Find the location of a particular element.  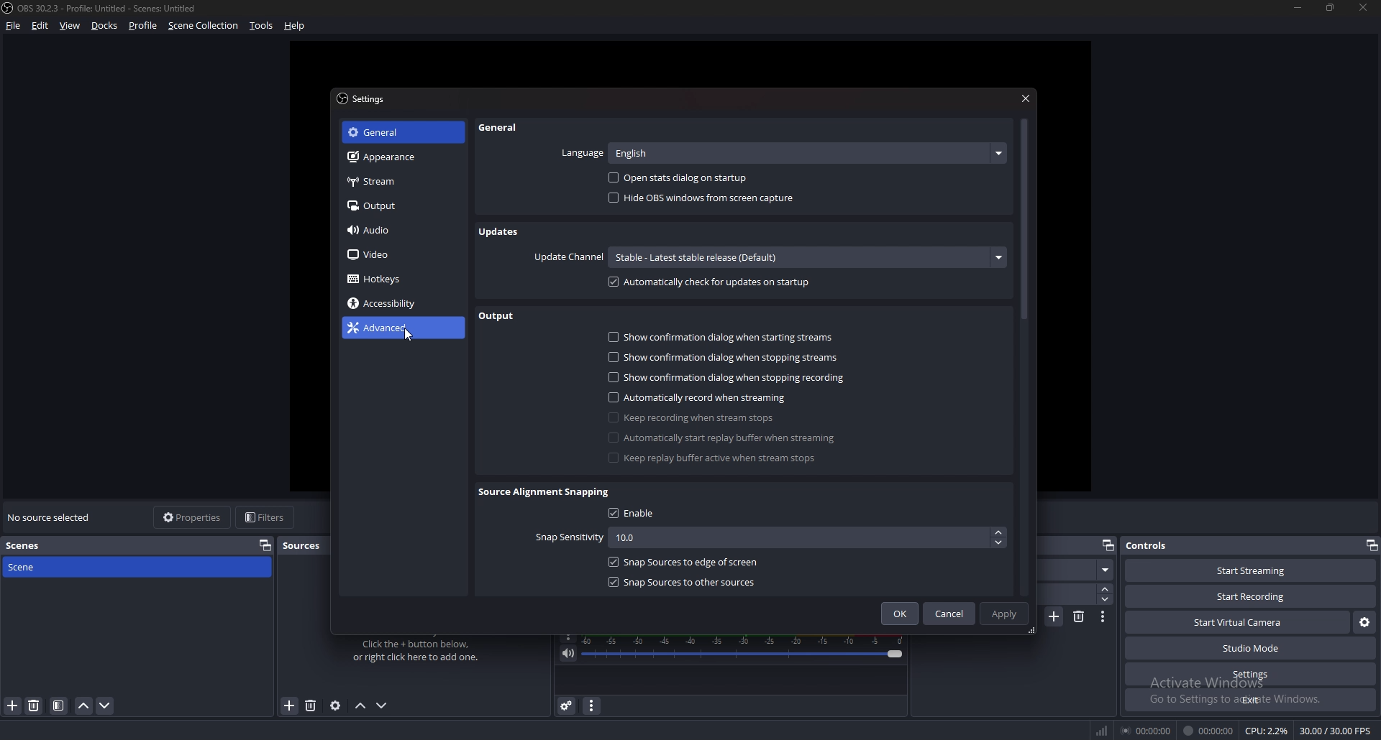

filters is located at coordinates (266, 517).